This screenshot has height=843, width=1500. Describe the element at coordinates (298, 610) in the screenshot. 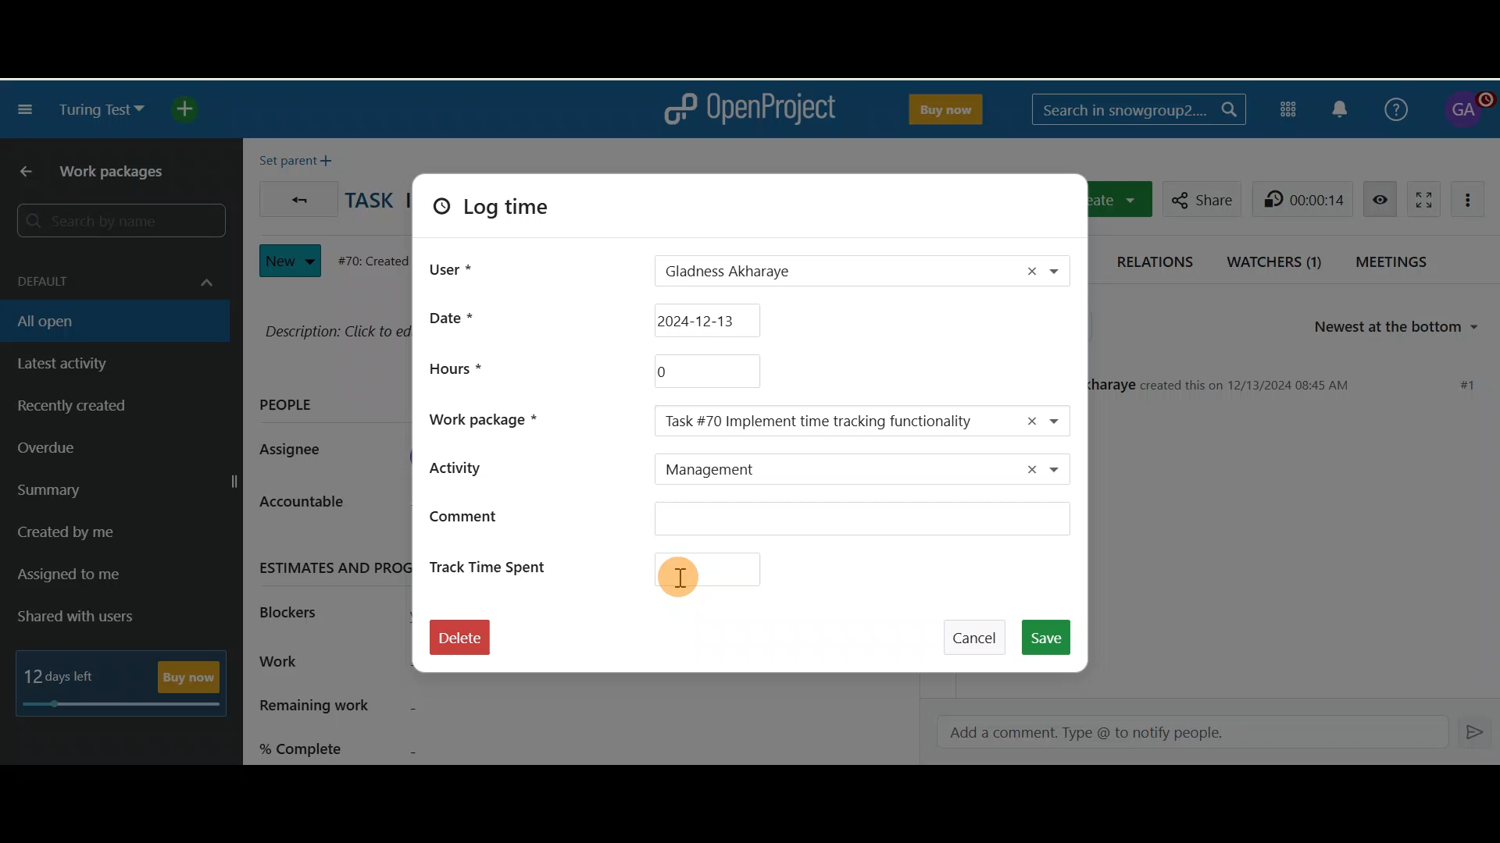

I see `Blockers` at that location.